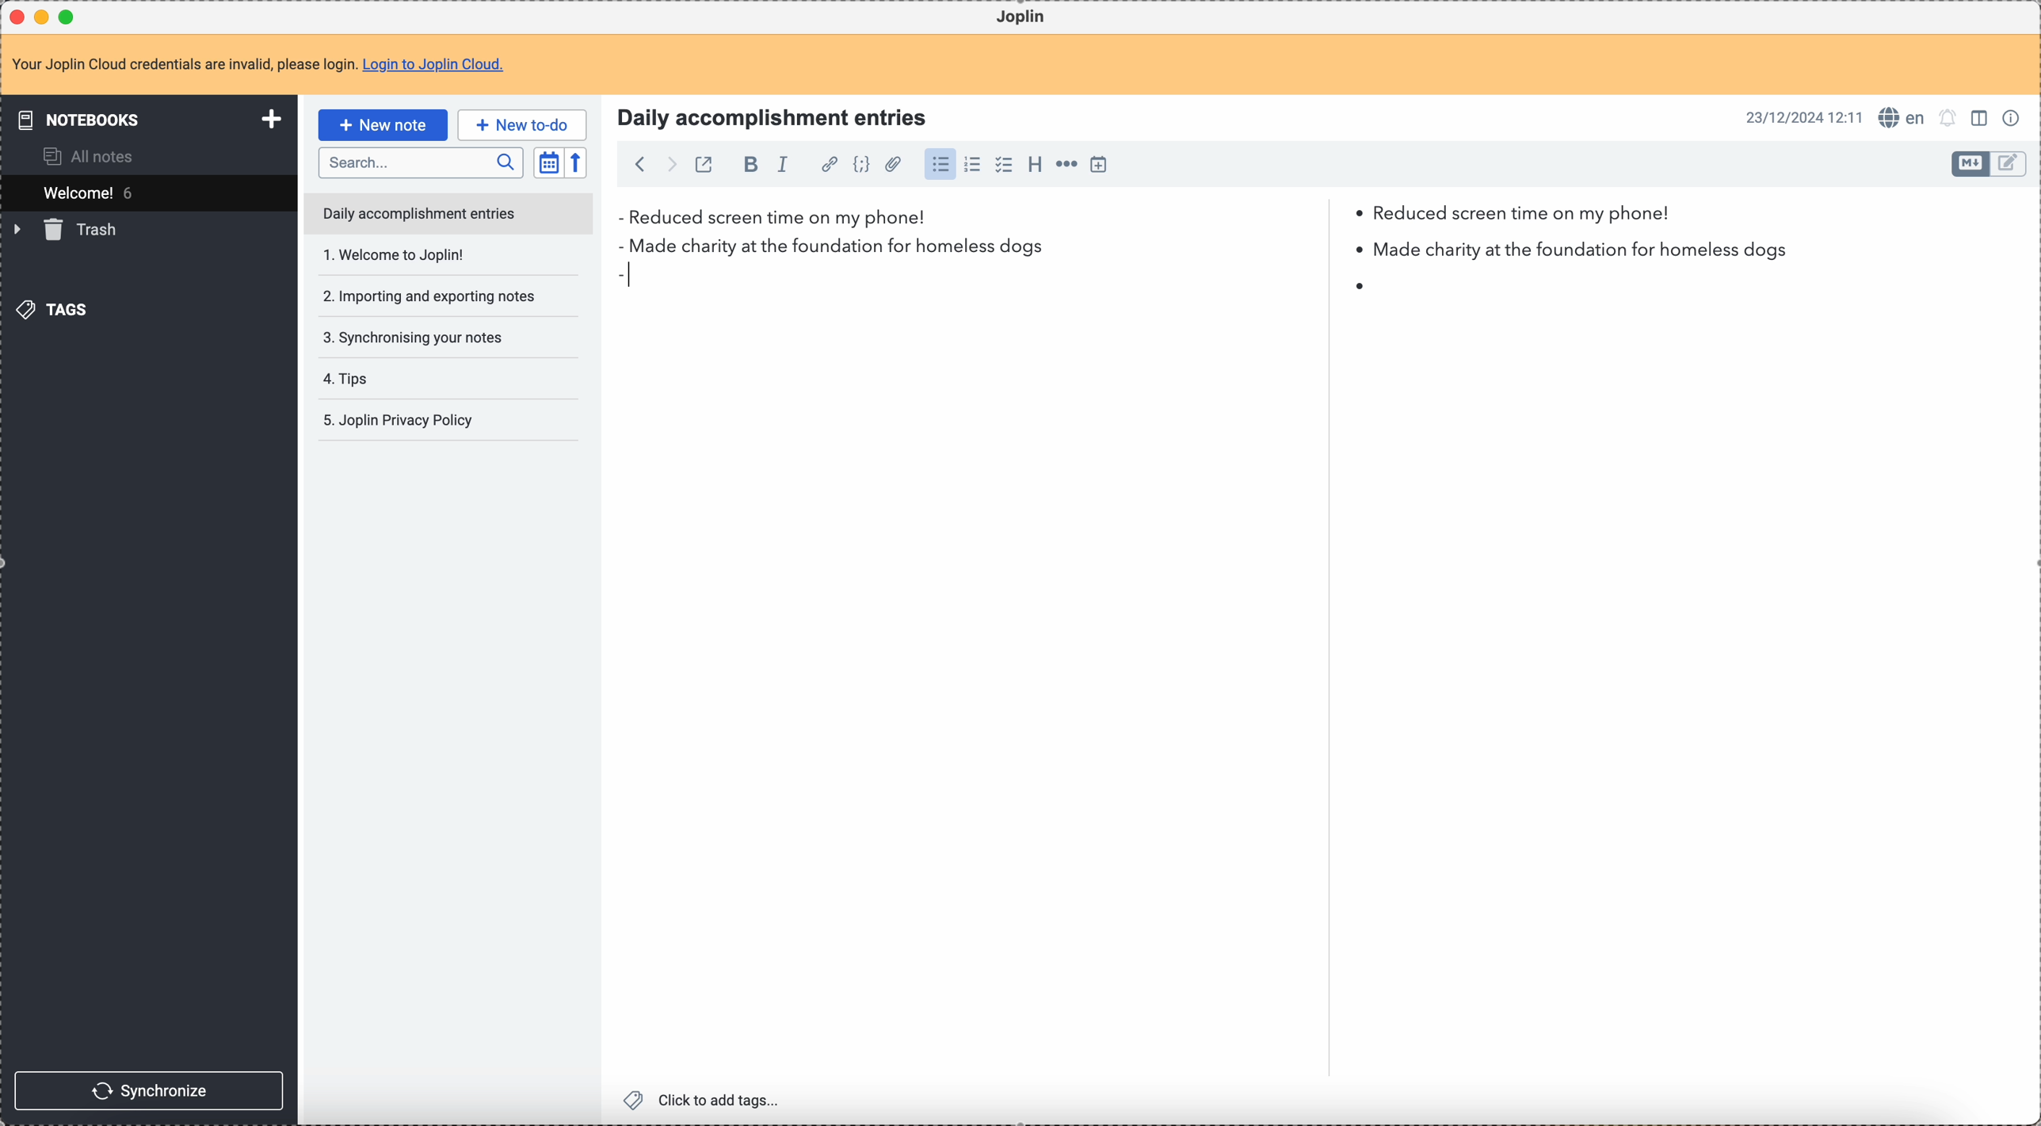 Image resolution: width=2041 pixels, height=1126 pixels. I want to click on set notifications, so click(1949, 119).